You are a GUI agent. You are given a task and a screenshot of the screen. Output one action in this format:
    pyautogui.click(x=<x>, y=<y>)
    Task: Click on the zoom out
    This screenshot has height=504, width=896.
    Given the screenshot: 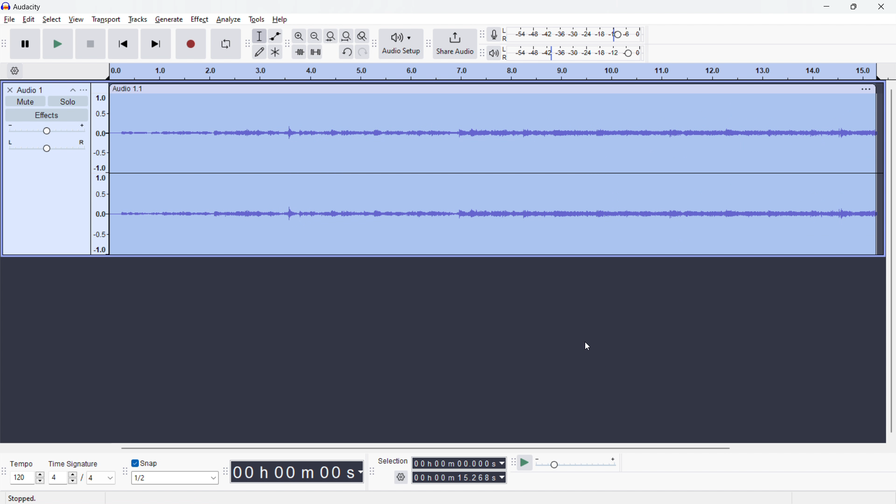 What is the action you would take?
    pyautogui.click(x=315, y=36)
    